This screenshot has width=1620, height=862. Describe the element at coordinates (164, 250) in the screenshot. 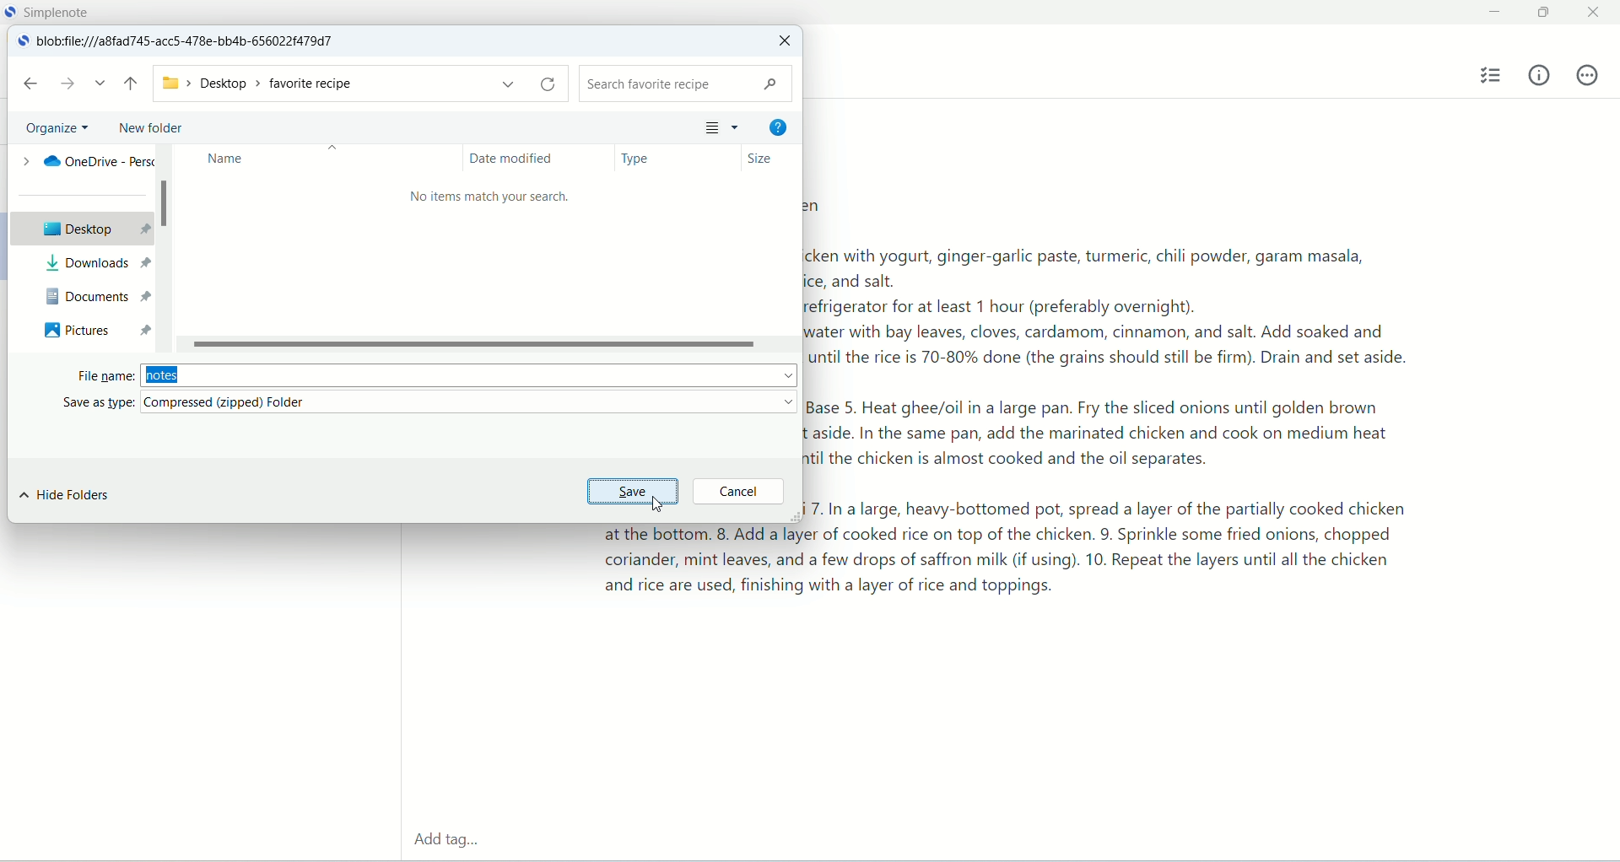

I see `vertical scroll bar` at that location.